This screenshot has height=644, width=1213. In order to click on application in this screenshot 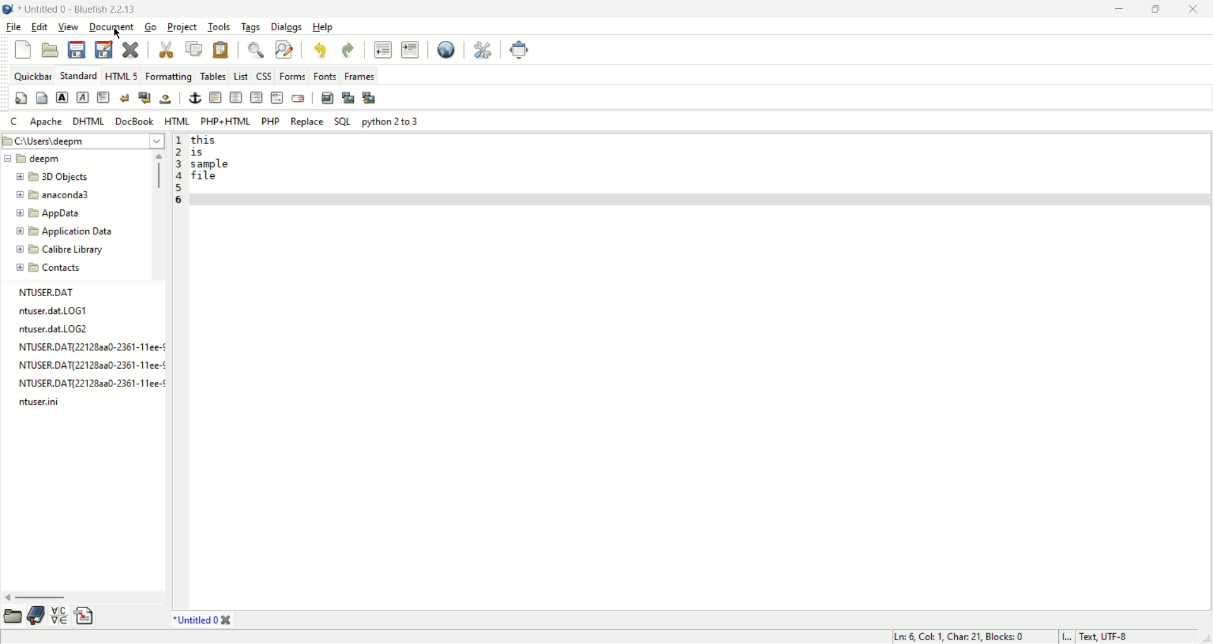, I will do `click(64, 233)`.